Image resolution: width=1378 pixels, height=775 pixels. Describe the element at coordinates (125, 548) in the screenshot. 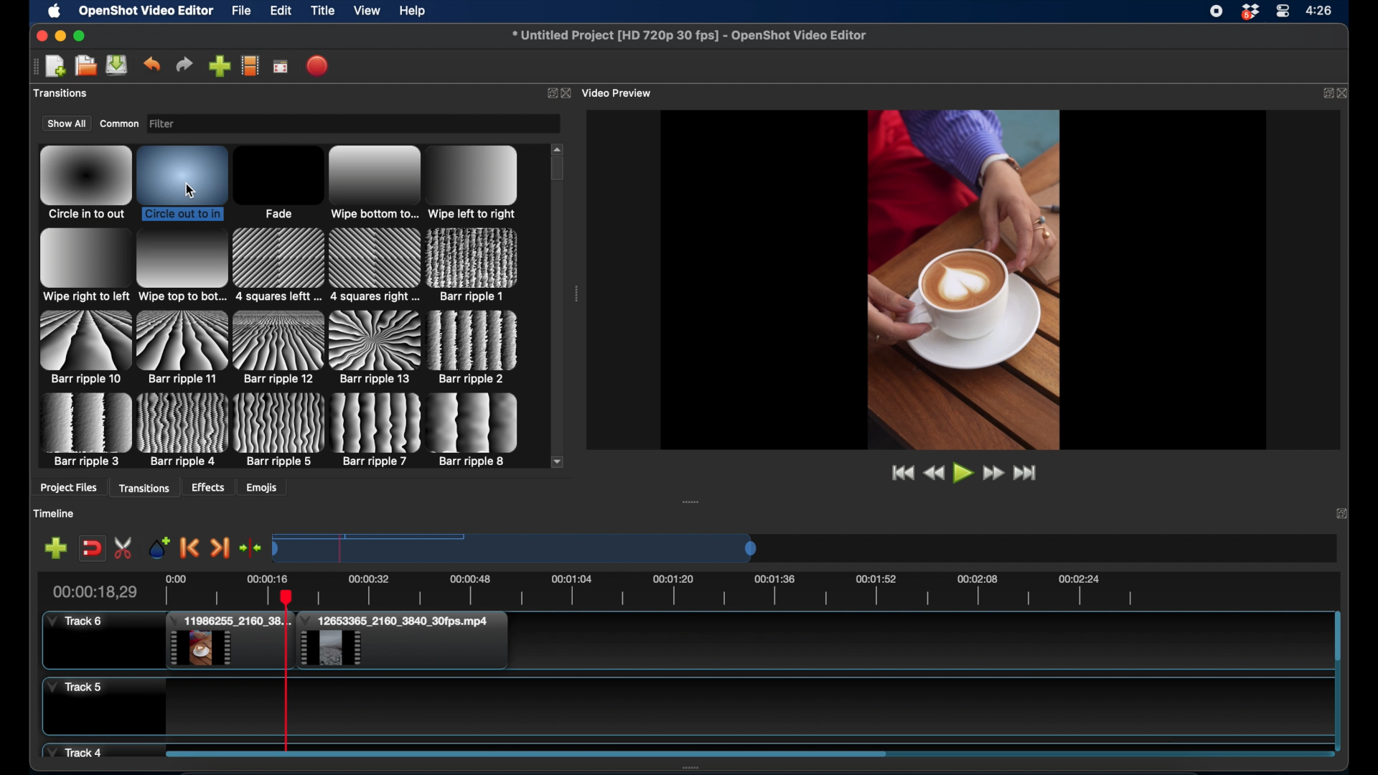

I see `enable razor` at that location.